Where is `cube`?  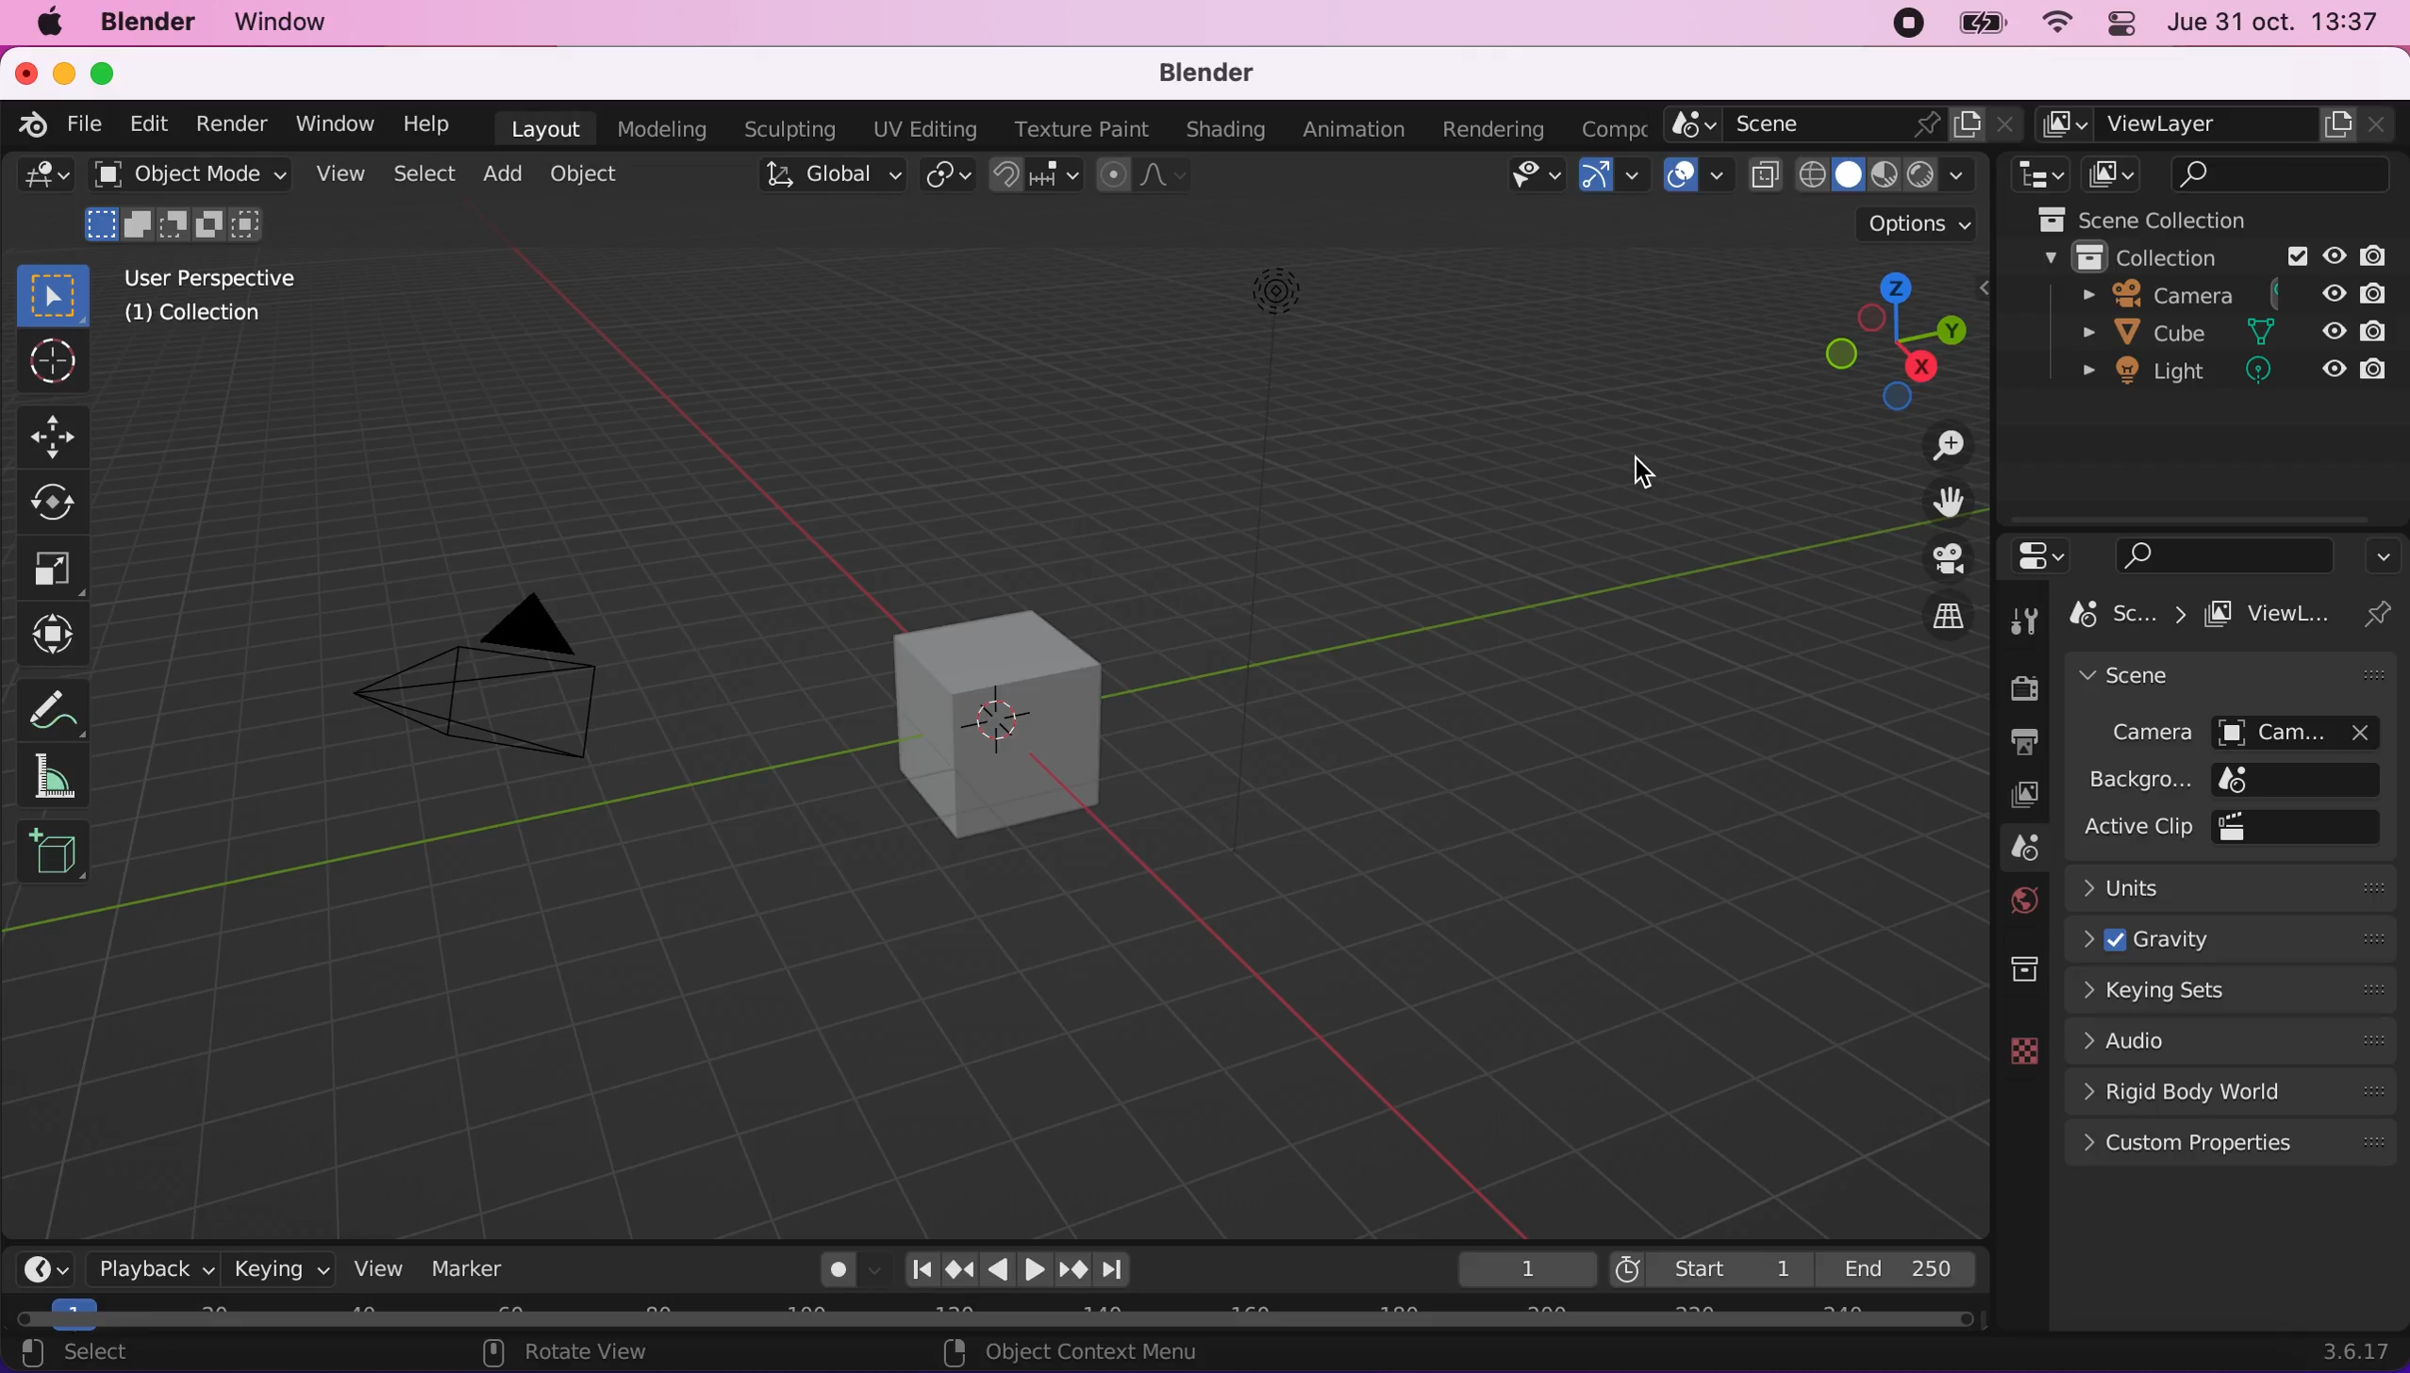
cube is located at coordinates (2228, 332).